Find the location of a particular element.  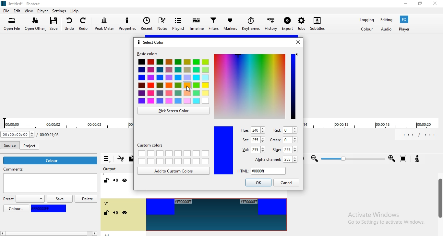

color boxes is located at coordinates (174, 83).